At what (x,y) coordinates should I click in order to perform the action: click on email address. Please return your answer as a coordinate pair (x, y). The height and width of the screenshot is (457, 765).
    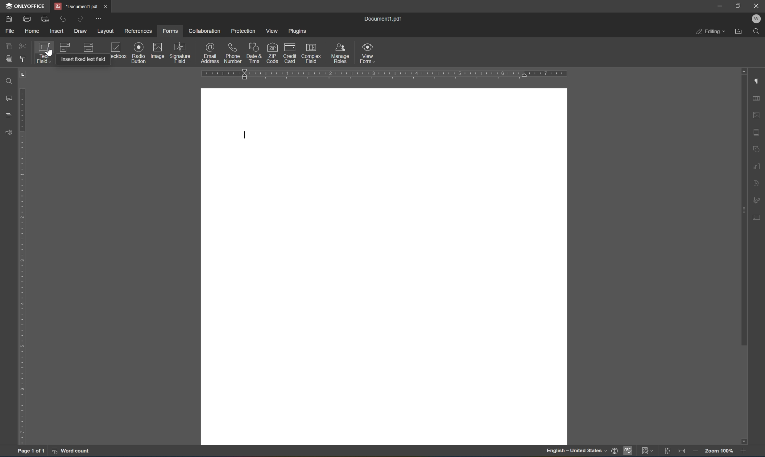
    Looking at the image, I should click on (209, 53).